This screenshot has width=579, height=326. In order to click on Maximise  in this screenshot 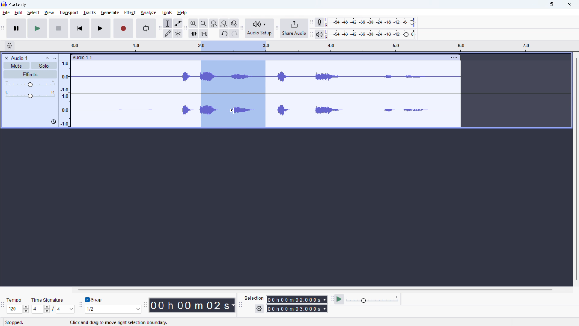, I will do `click(552, 5)`.